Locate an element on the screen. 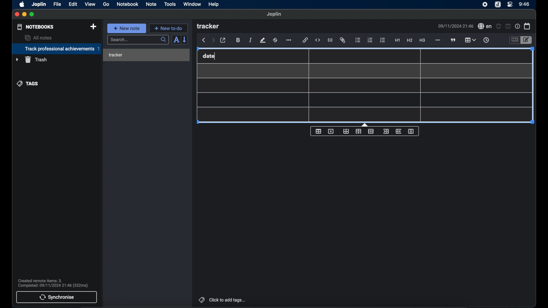  bold is located at coordinates (238, 40).